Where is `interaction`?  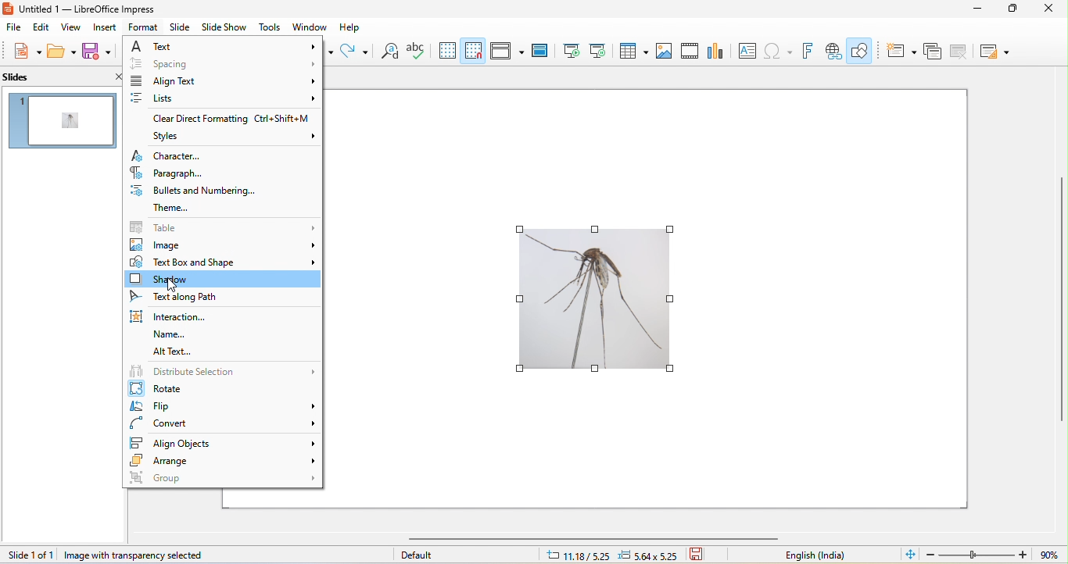
interaction is located at coordinates (169, 316).